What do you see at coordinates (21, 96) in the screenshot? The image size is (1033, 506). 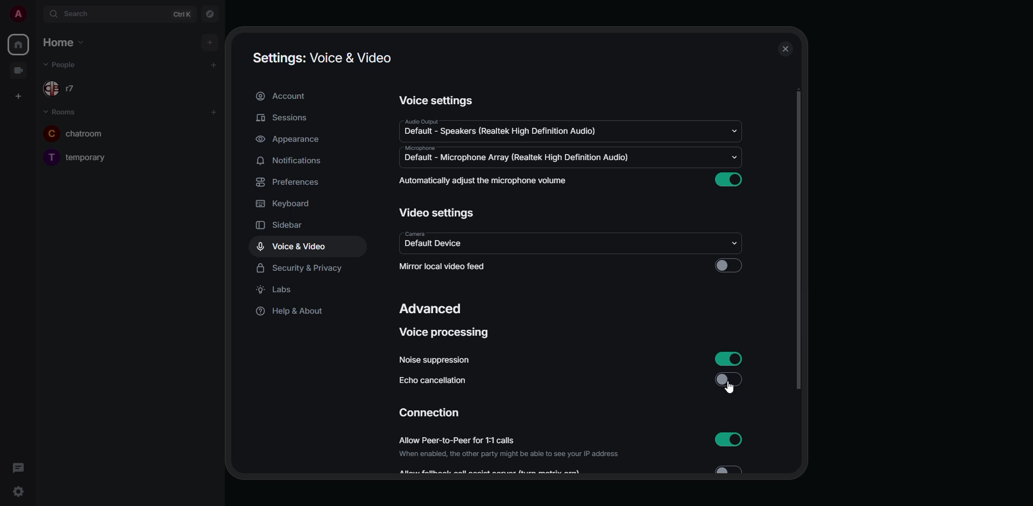 I see `create space` at bounding box center [21, 96].